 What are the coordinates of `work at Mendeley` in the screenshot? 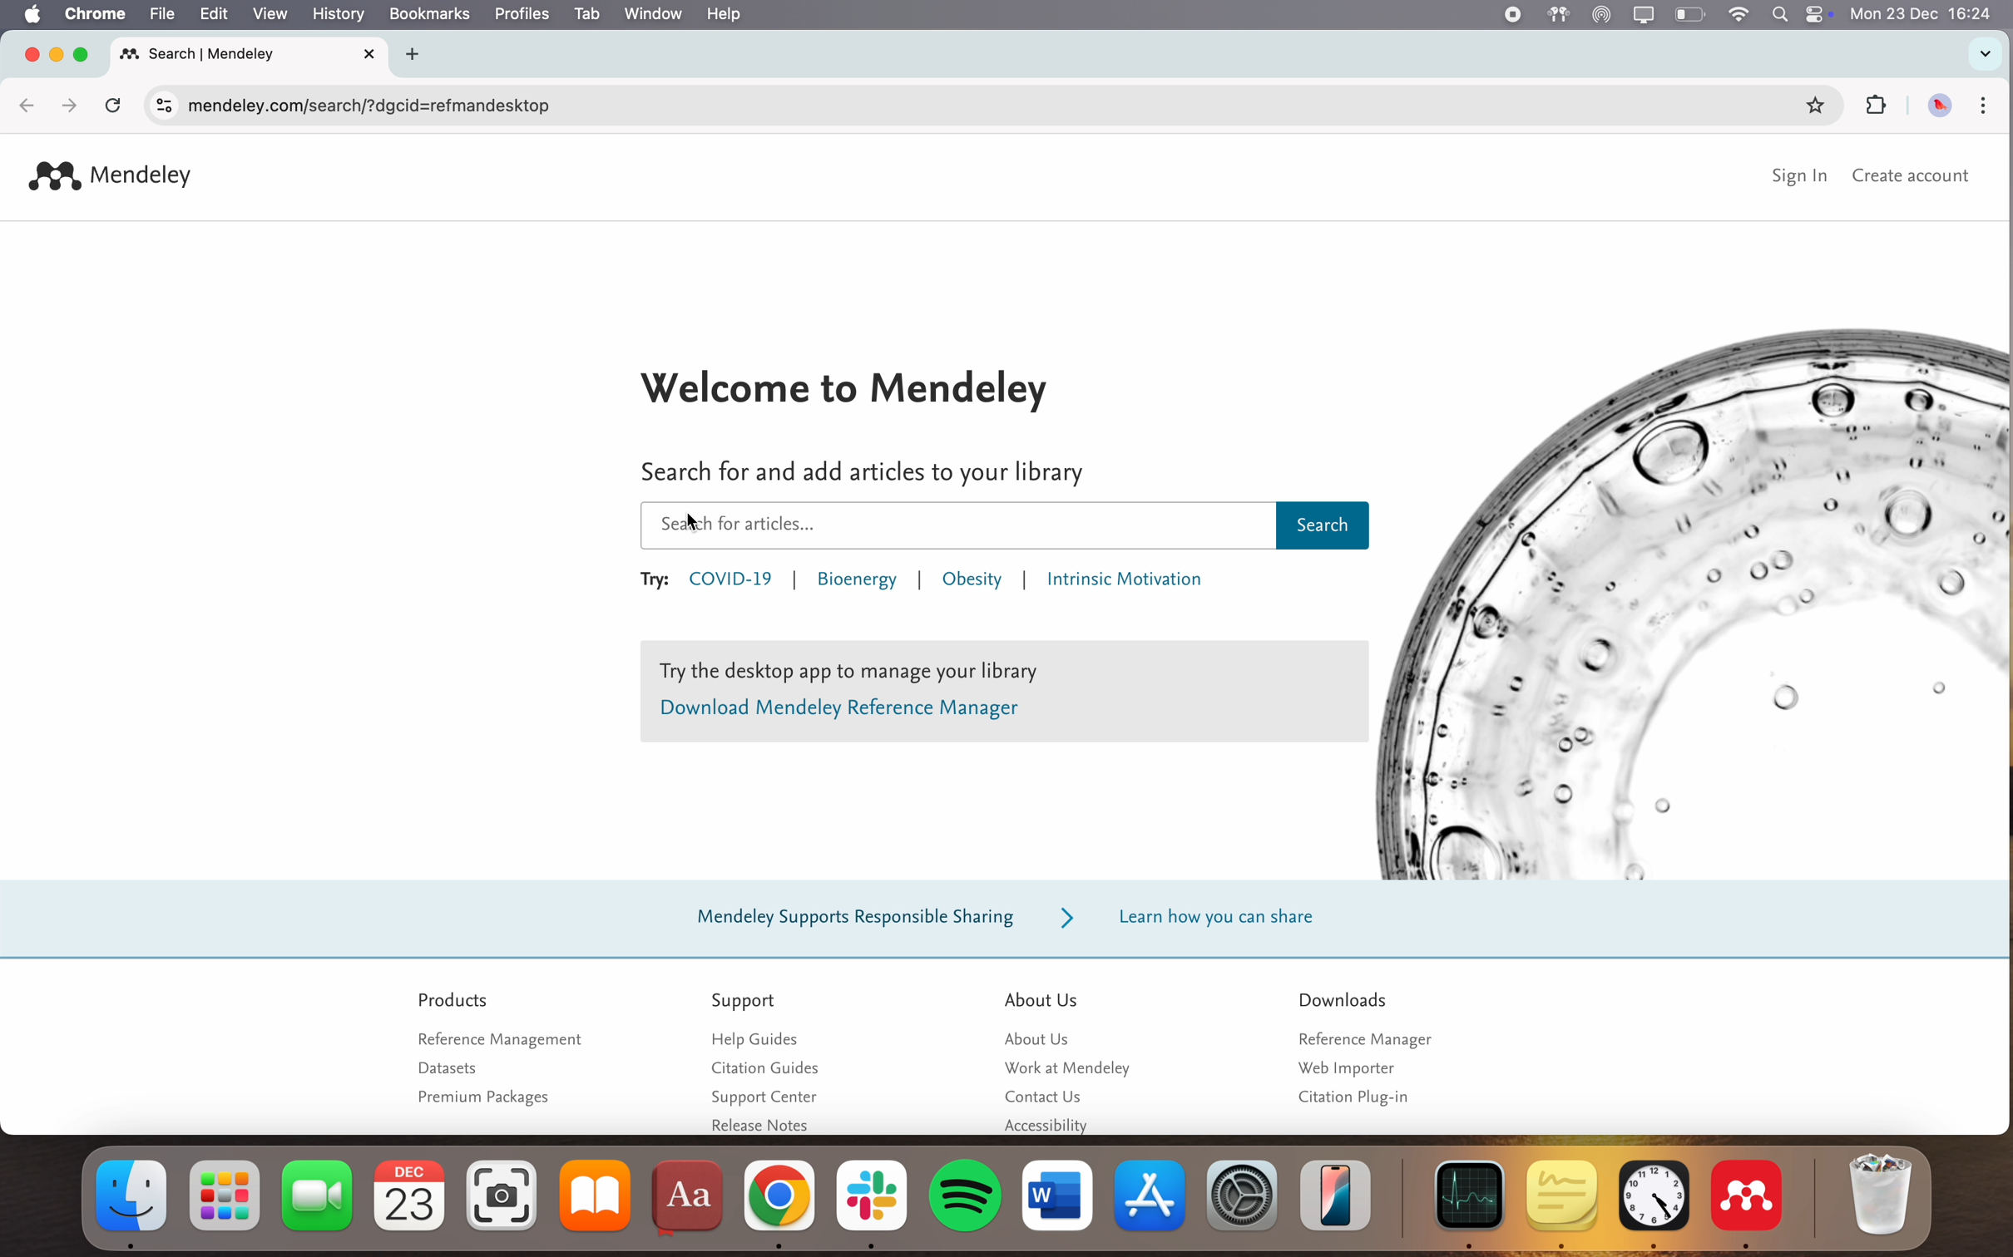 It's located at (1063, 1067).